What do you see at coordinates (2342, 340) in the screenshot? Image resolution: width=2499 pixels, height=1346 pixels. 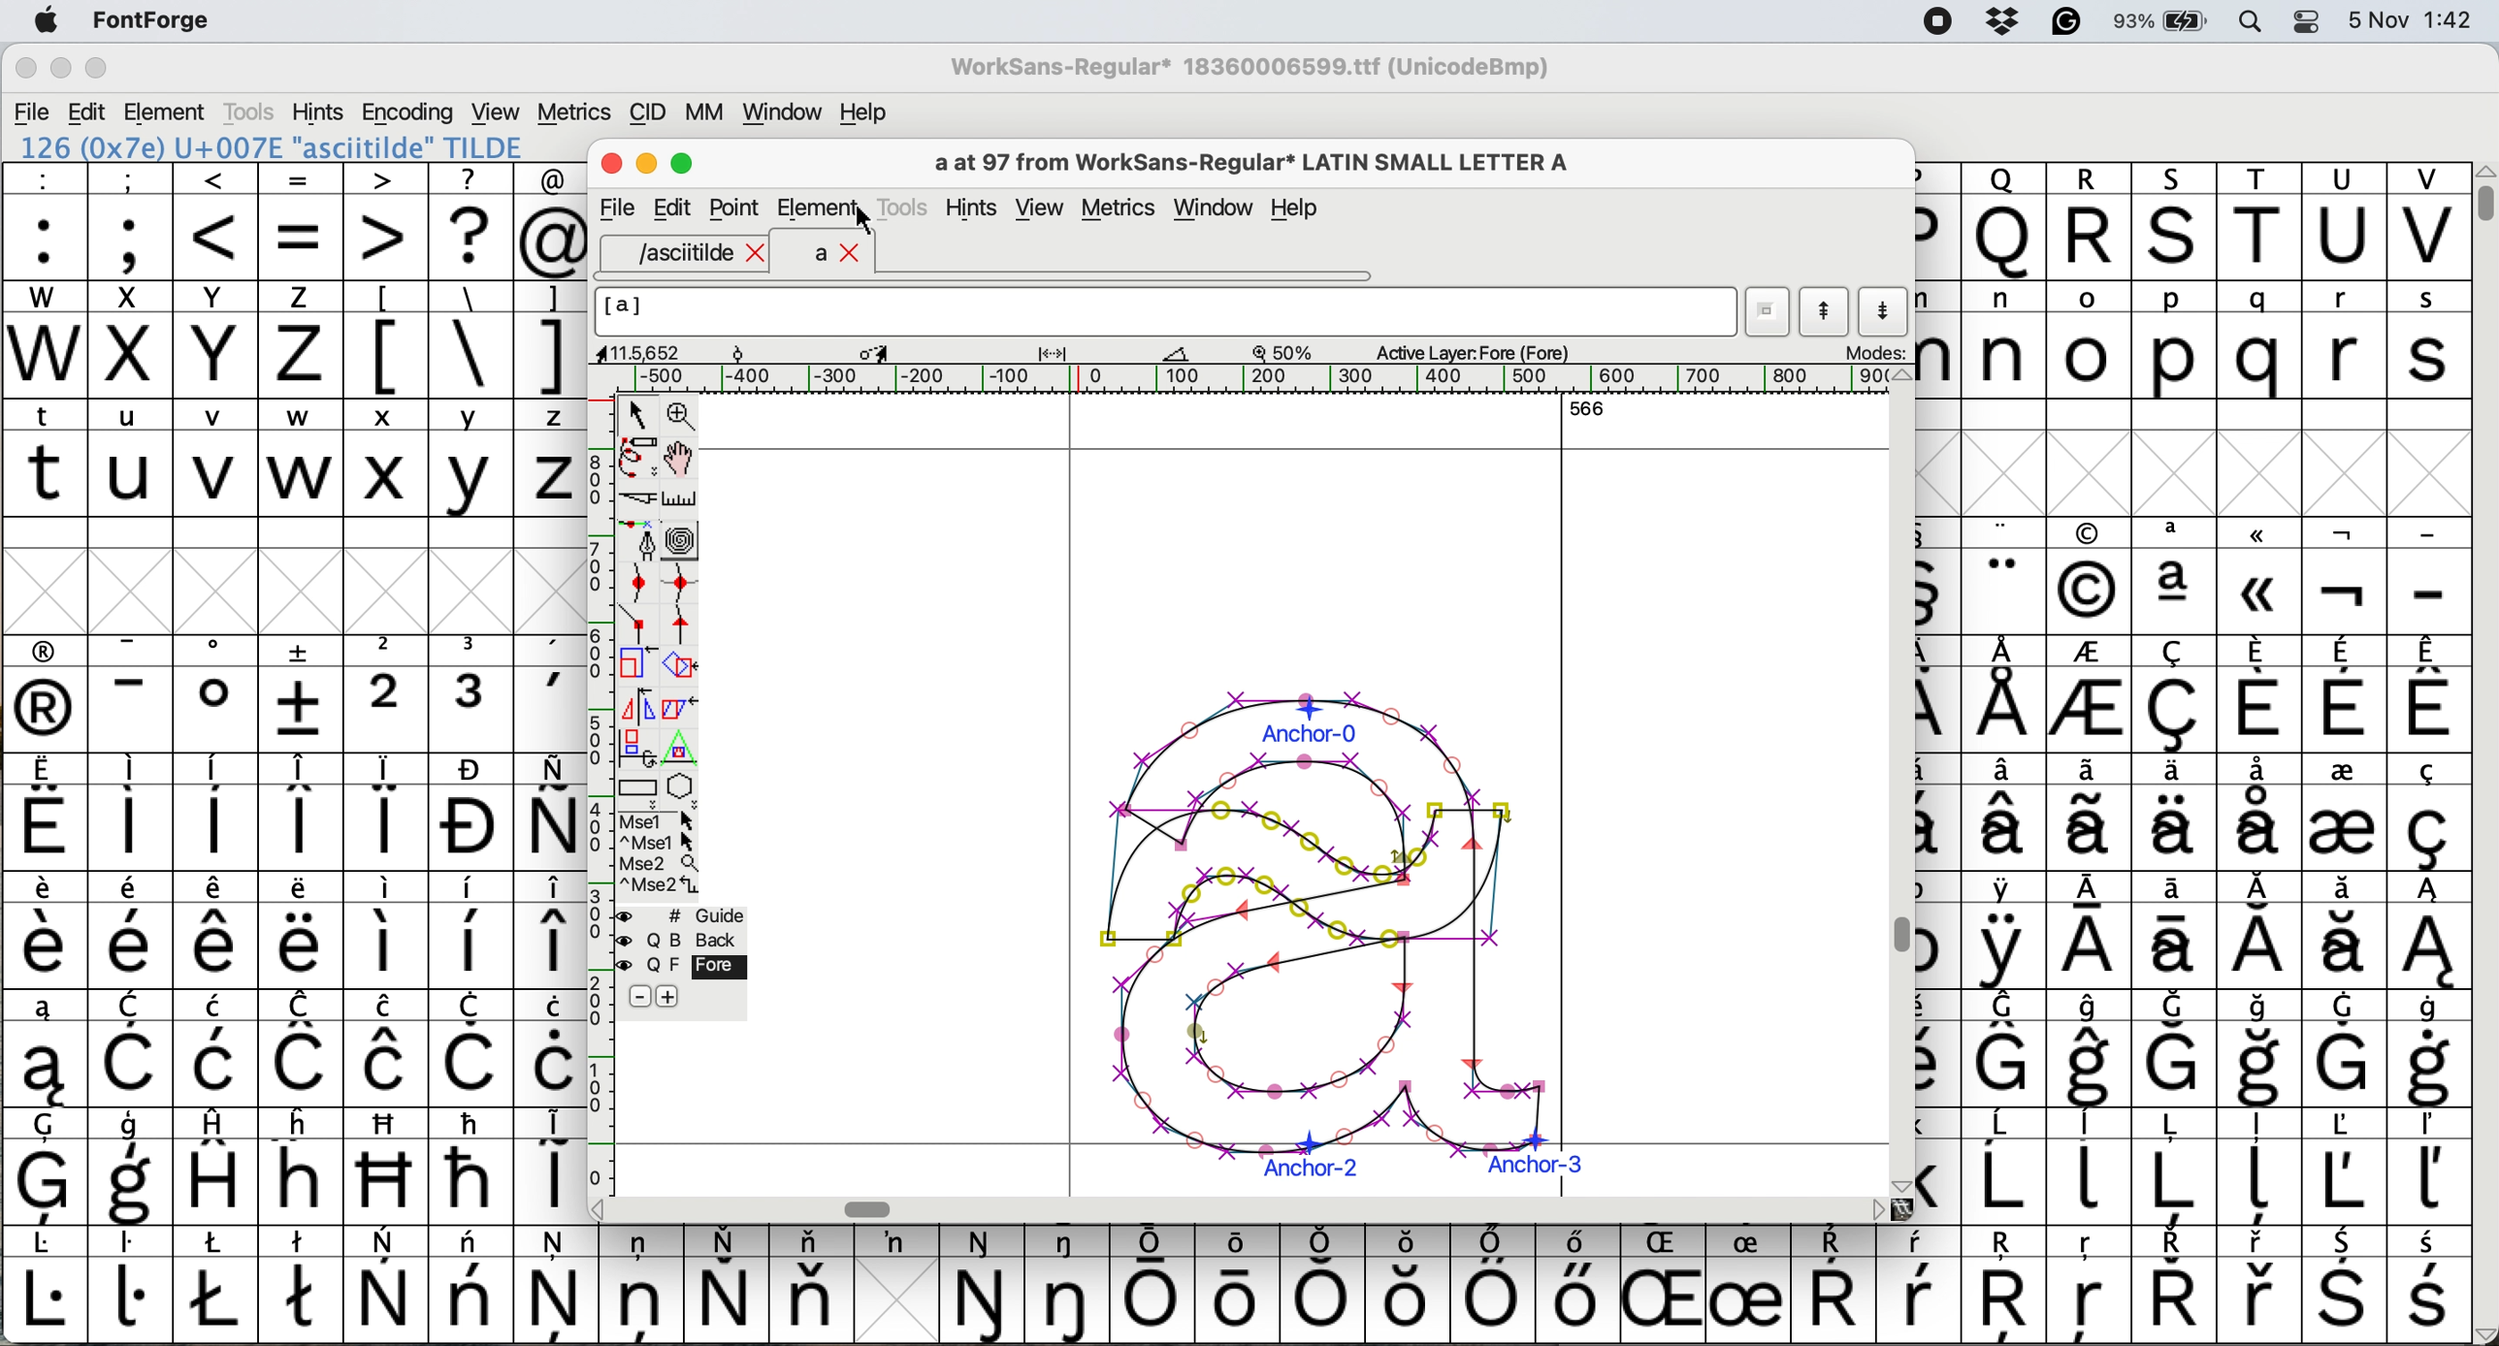 I see `r` at bounding box center [2342, 340].